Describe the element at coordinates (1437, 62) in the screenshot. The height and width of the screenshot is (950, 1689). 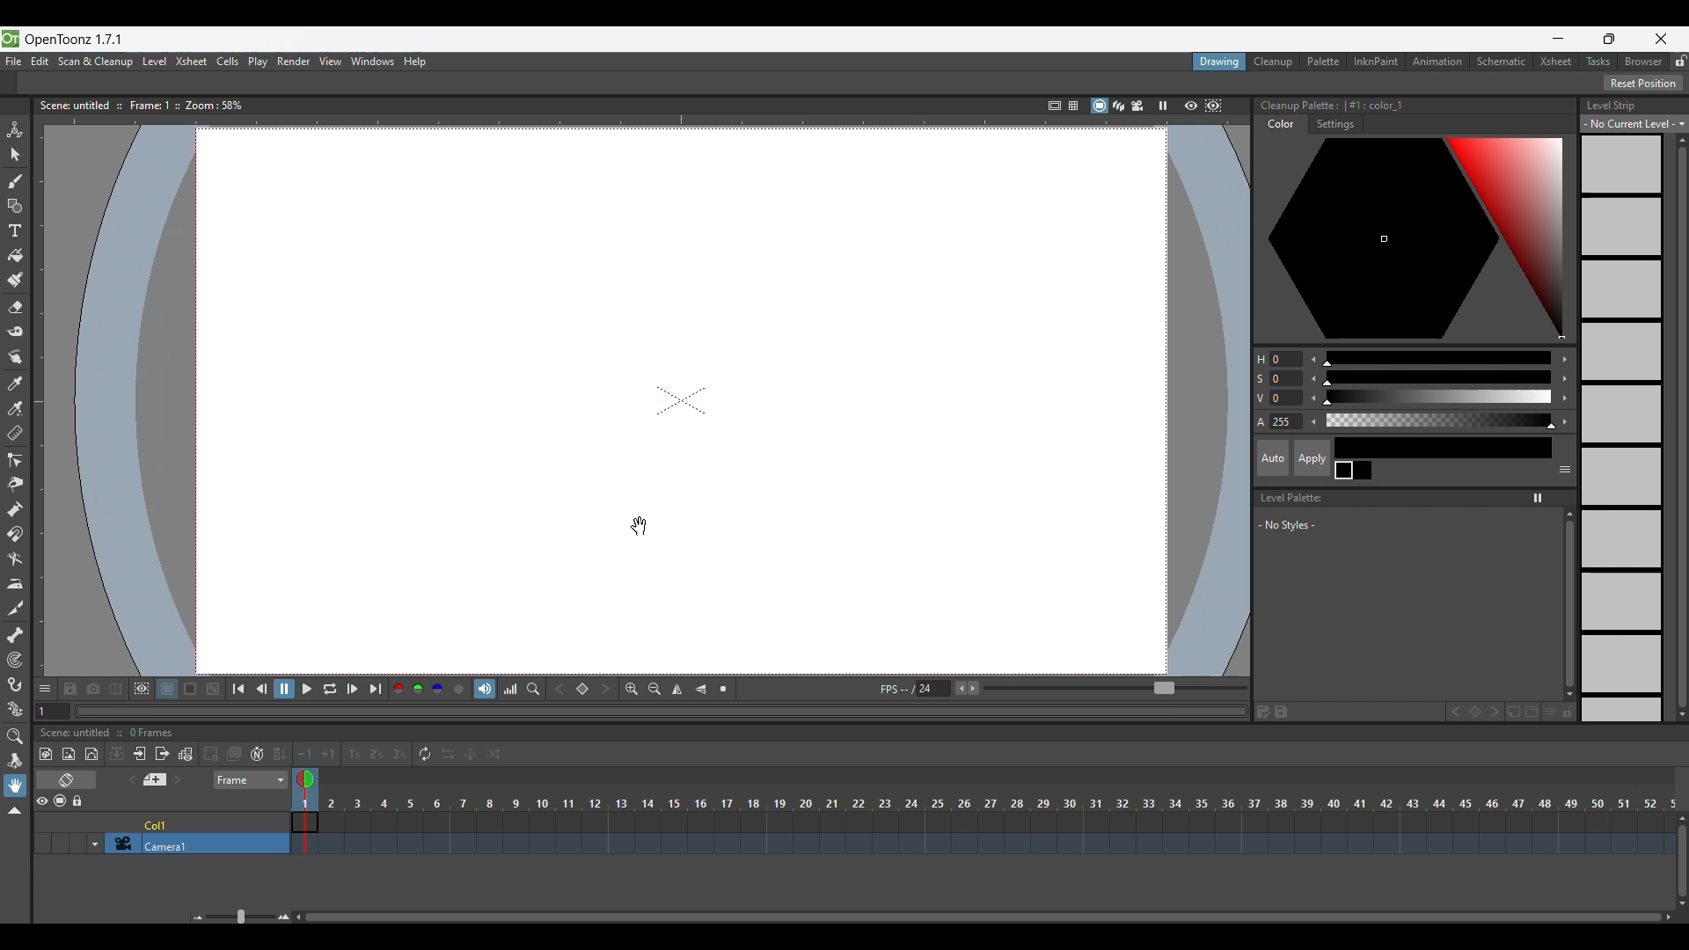
I see `Animation` at that location.